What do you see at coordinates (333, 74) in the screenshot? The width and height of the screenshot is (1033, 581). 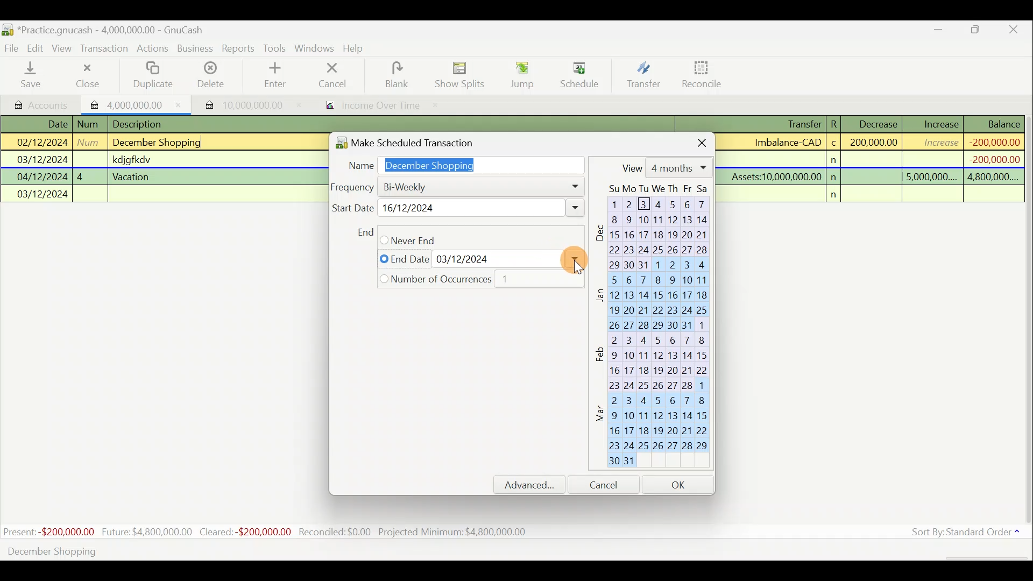 I see `Cancel` at bounding box center [333, 74].